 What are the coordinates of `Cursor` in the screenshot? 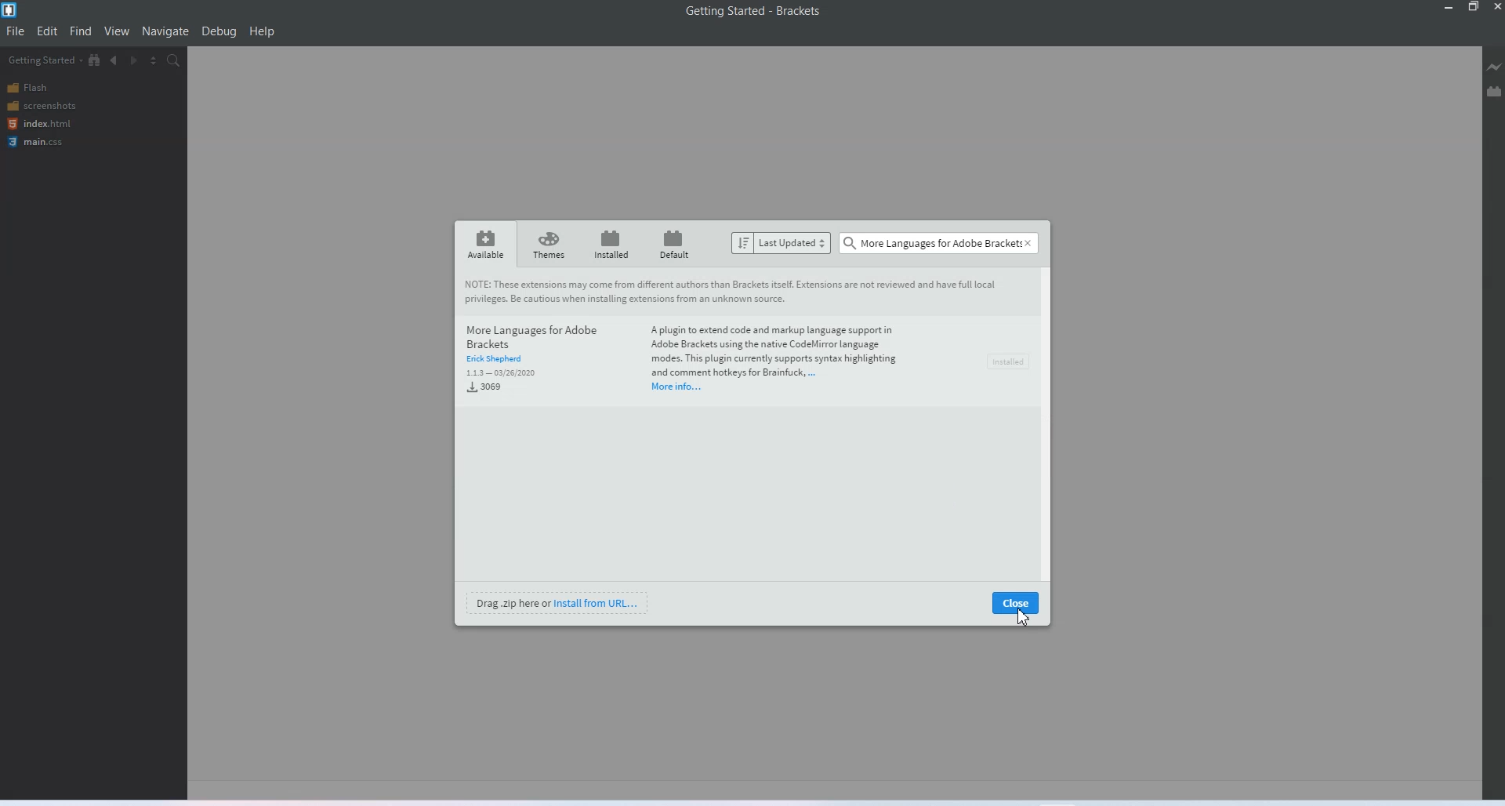 It's located at (1023, 618).